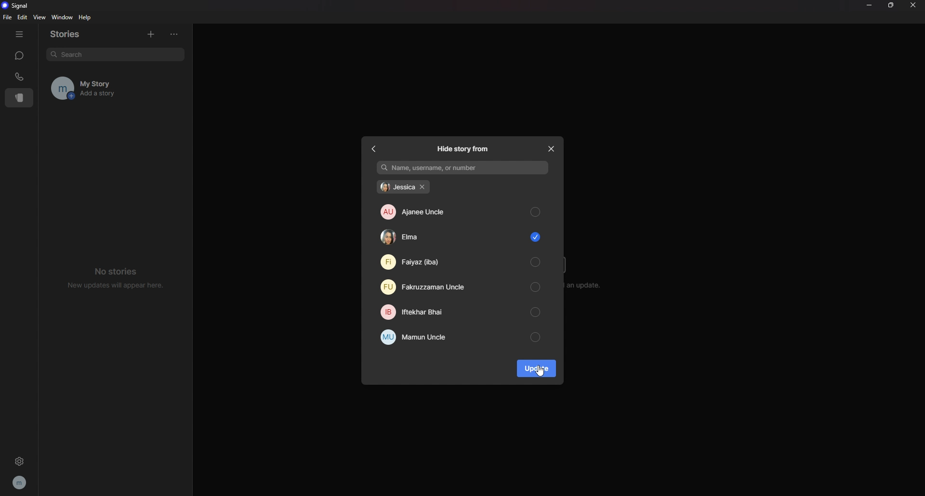 The height and width of the screenshot is (496, 925). What do you see at coordinates (396, 187) in the screenshot?
I see `jessica` at bounding box center [396, 187].